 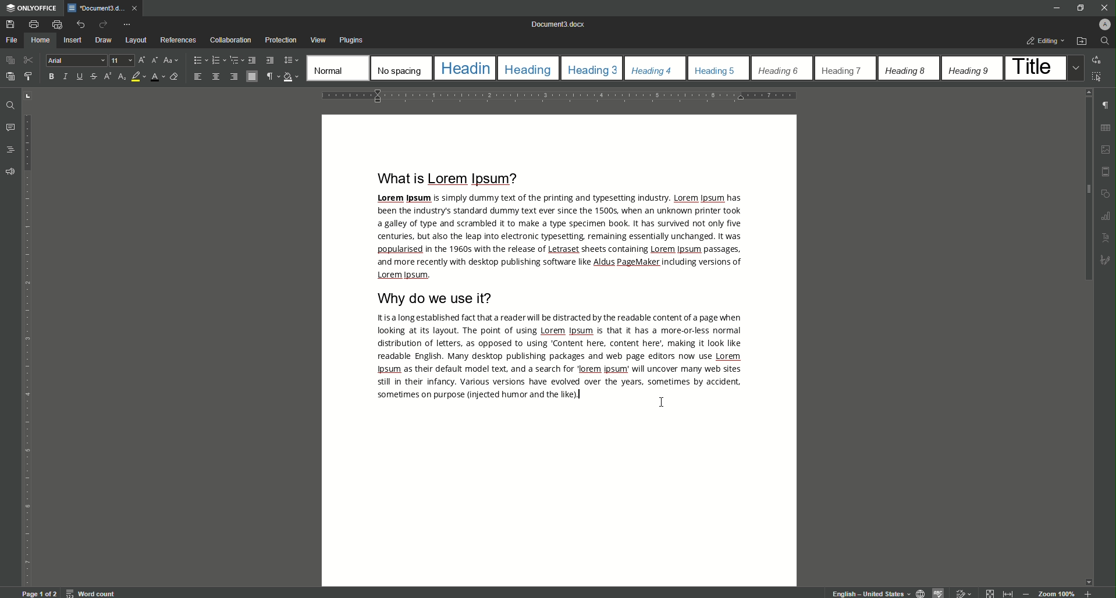 I want to click on Quick Print, so click(x=54, y=23).